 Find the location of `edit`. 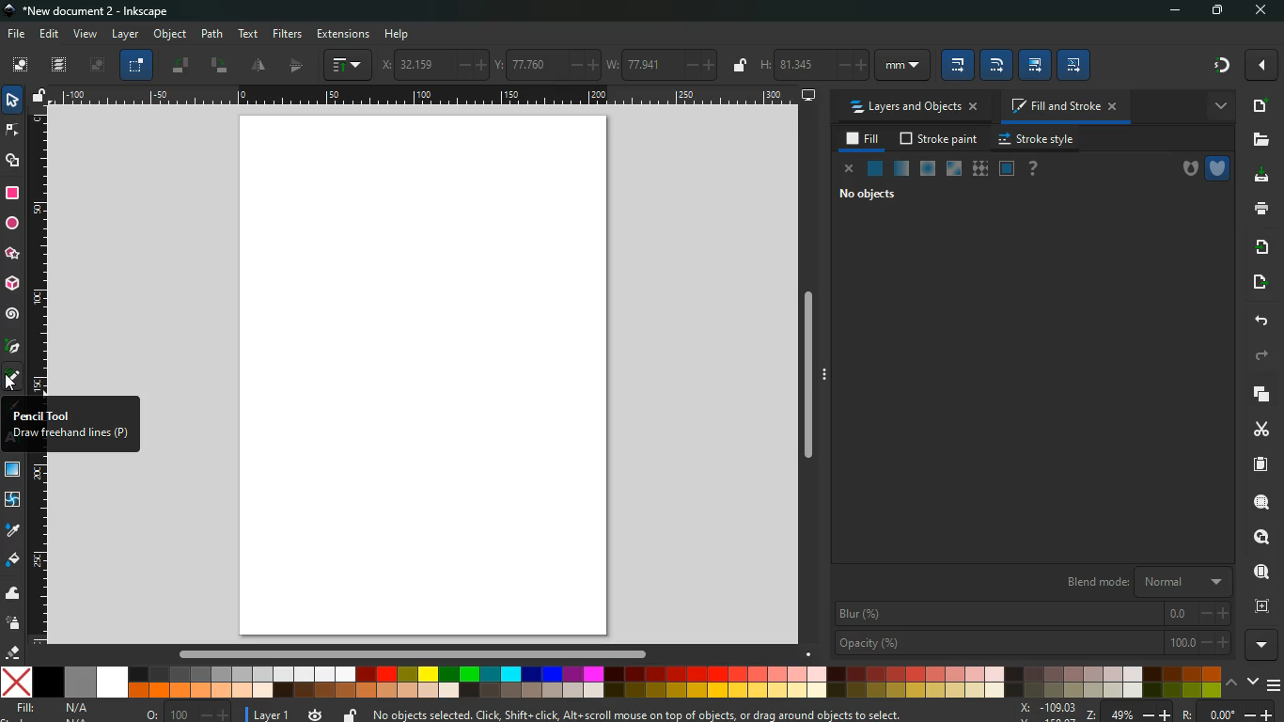

edit is located at coordinates (1076, 65).